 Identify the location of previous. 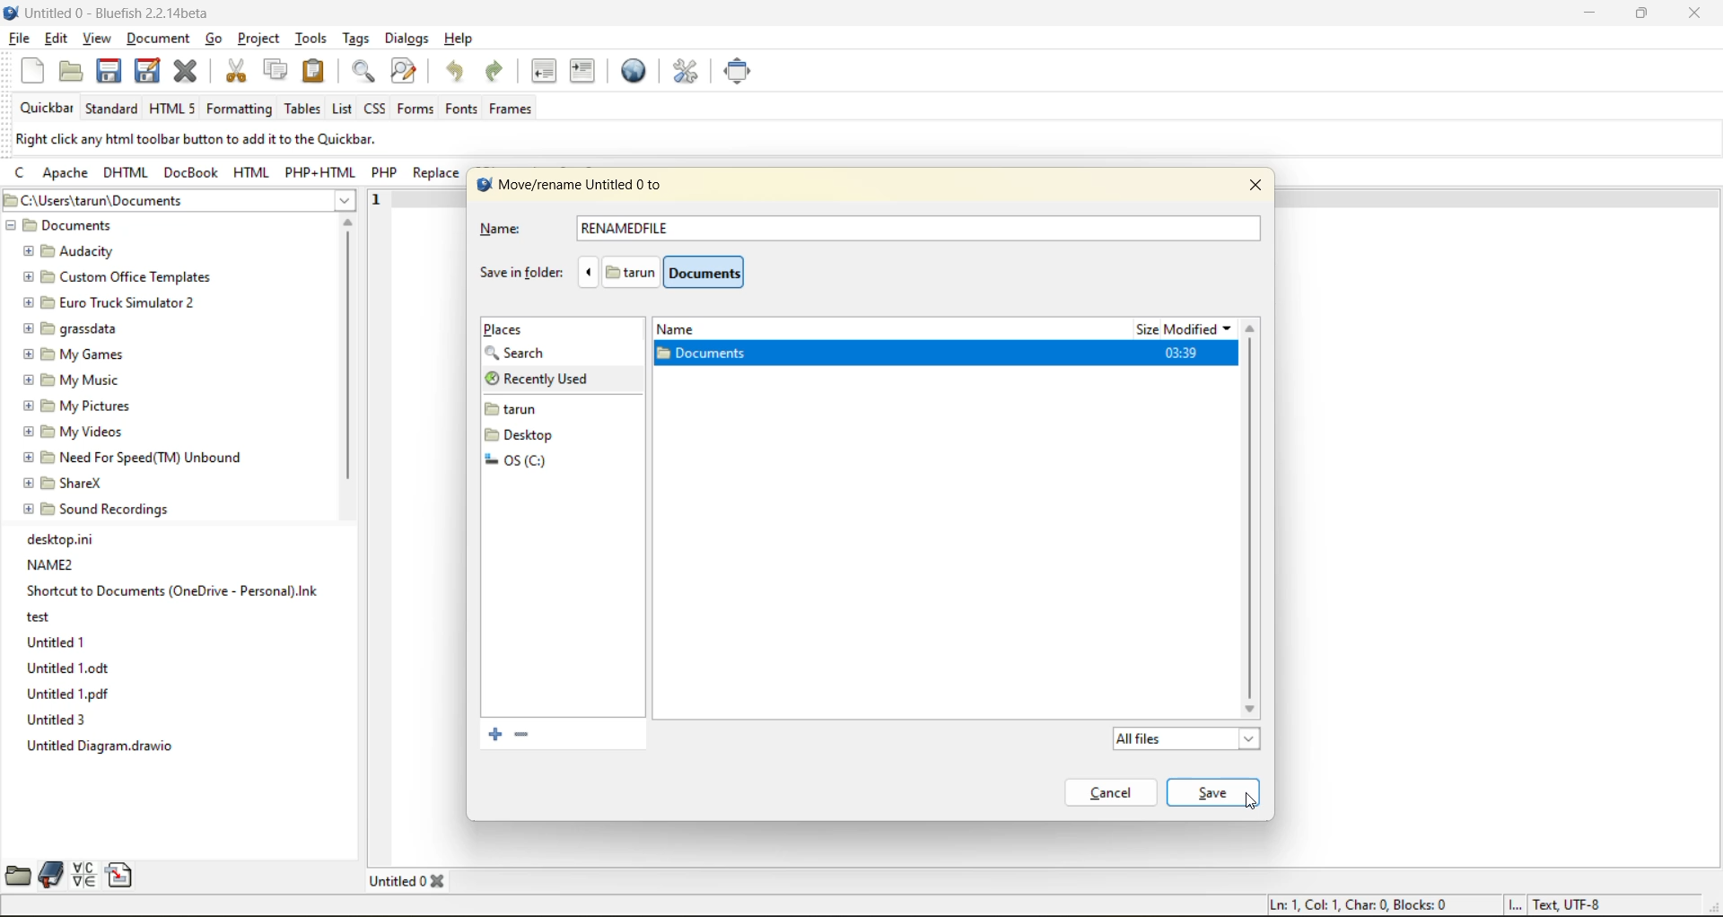
(585, 273).